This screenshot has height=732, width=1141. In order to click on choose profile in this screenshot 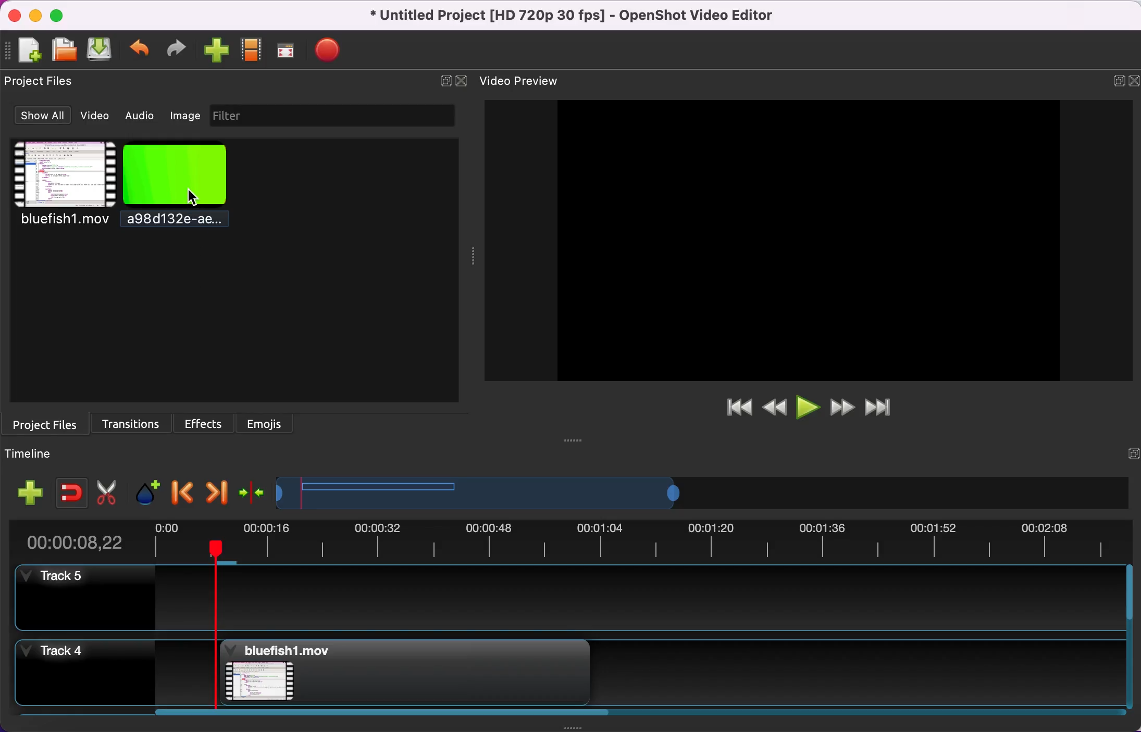, I will do `click(250, 52)`.